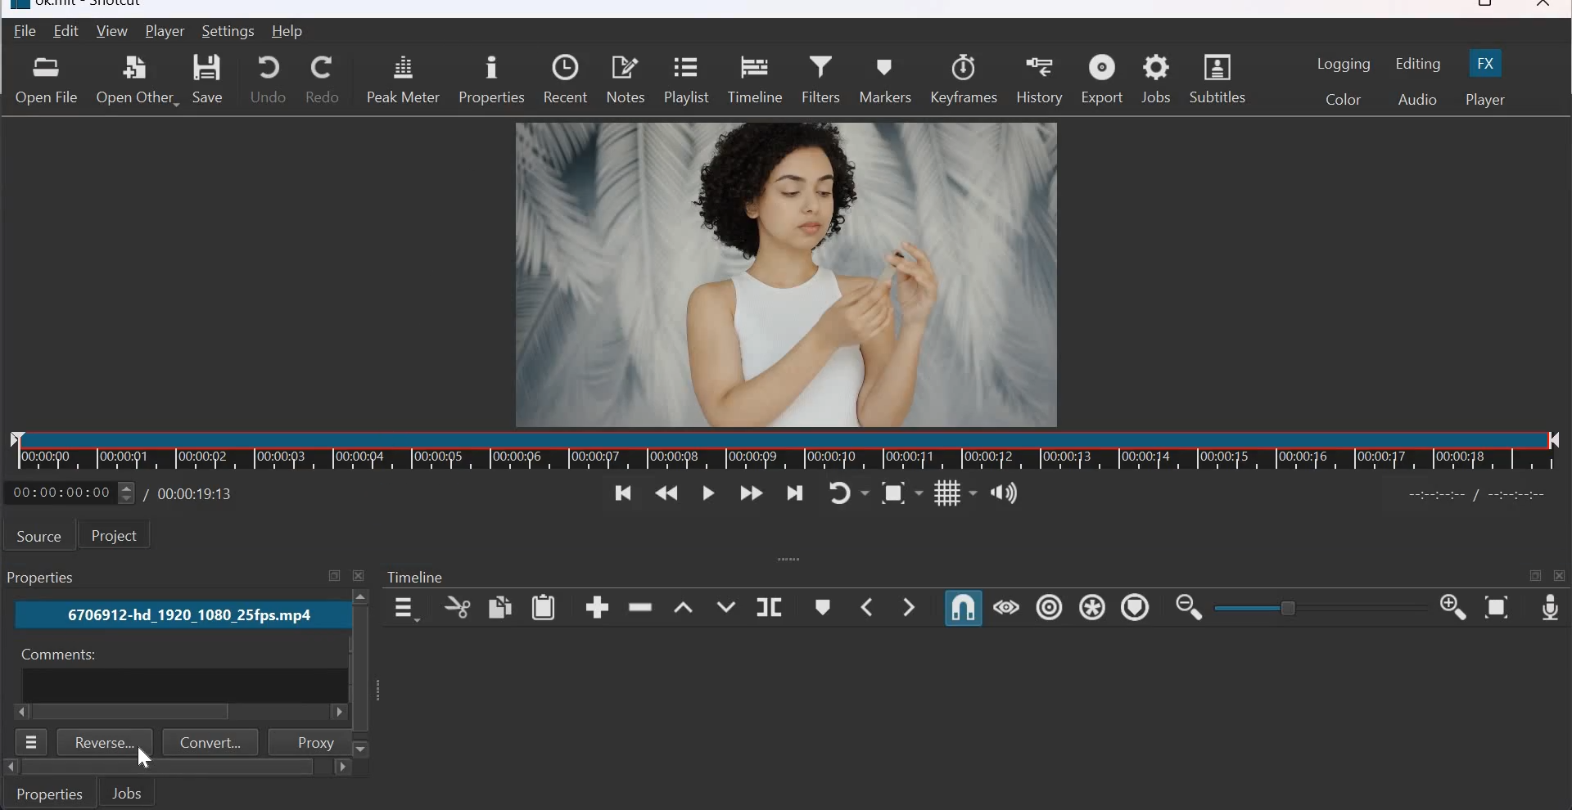  What do you see at coordinates (135, 713) in the screenshot?
I see `scroll bar` at bounding box center [135, 713].